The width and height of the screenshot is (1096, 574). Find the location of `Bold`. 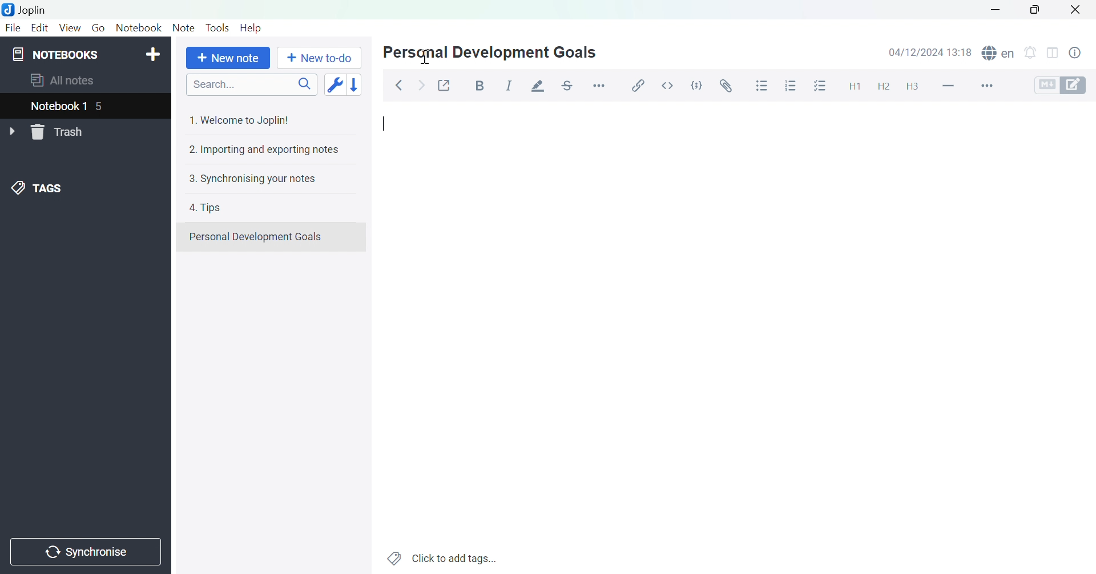

Bold is located at coordinates (479, 86).